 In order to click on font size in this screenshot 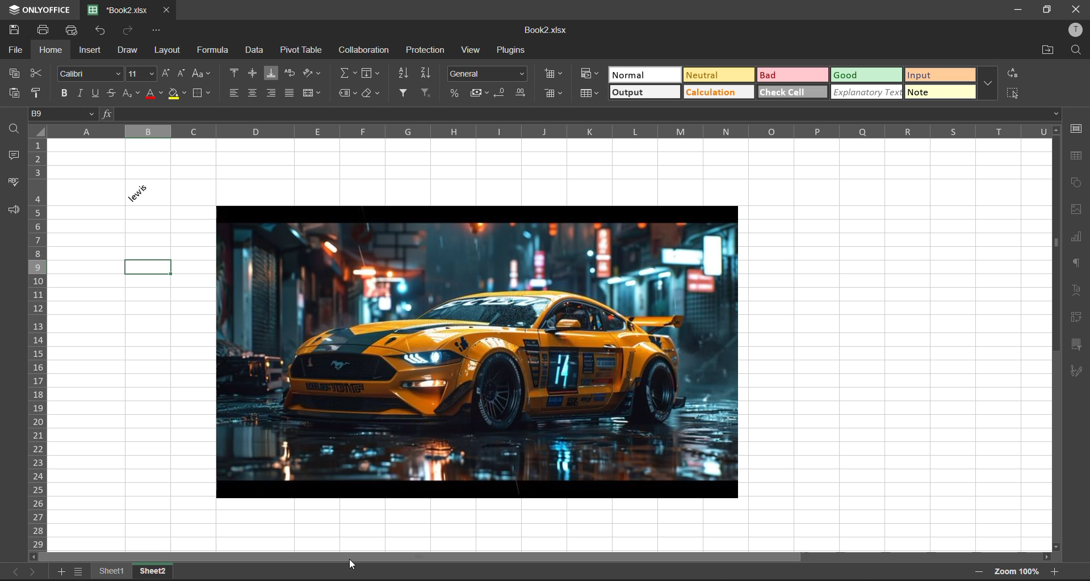, I will do `click(142, 74)`.